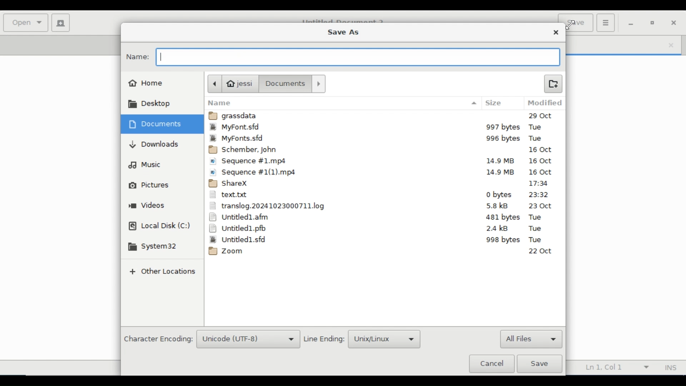  Describe the element at coordinates (631, 24) in the screenshot. I see `minimize` at that location.